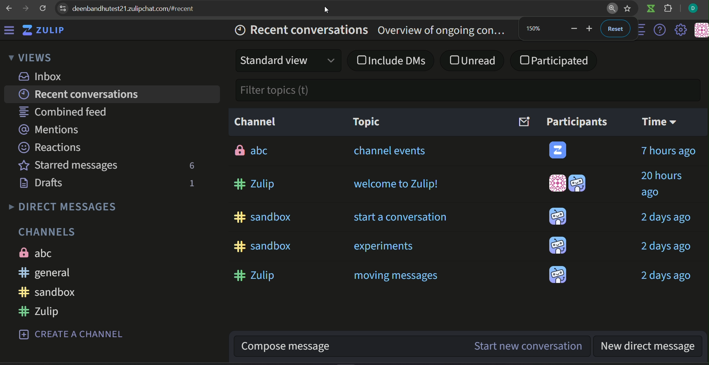  Describe the element at coordinates (253, 184) in the screenshot. I see `#zulip` at that location.